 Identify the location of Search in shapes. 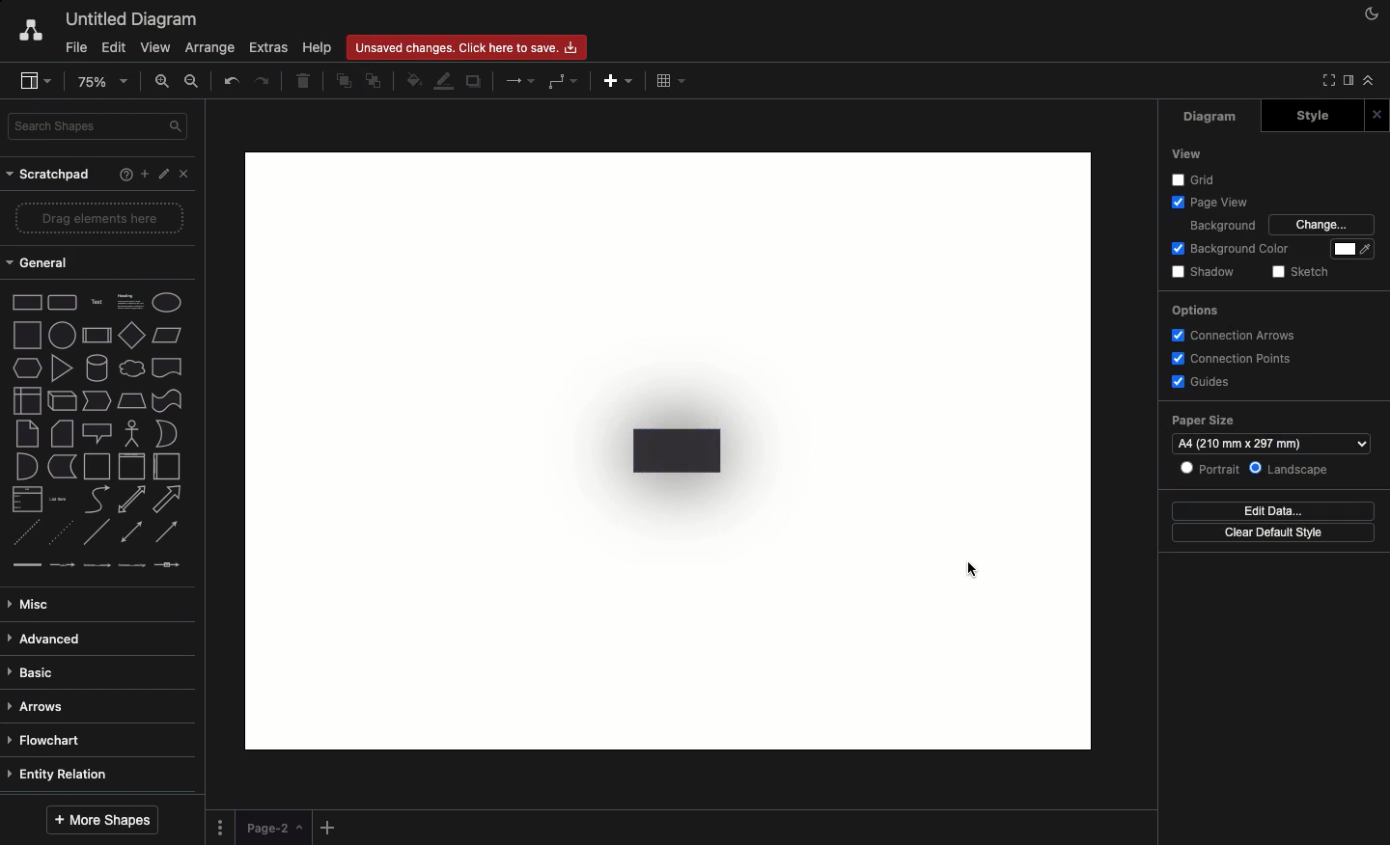
(101, 125).